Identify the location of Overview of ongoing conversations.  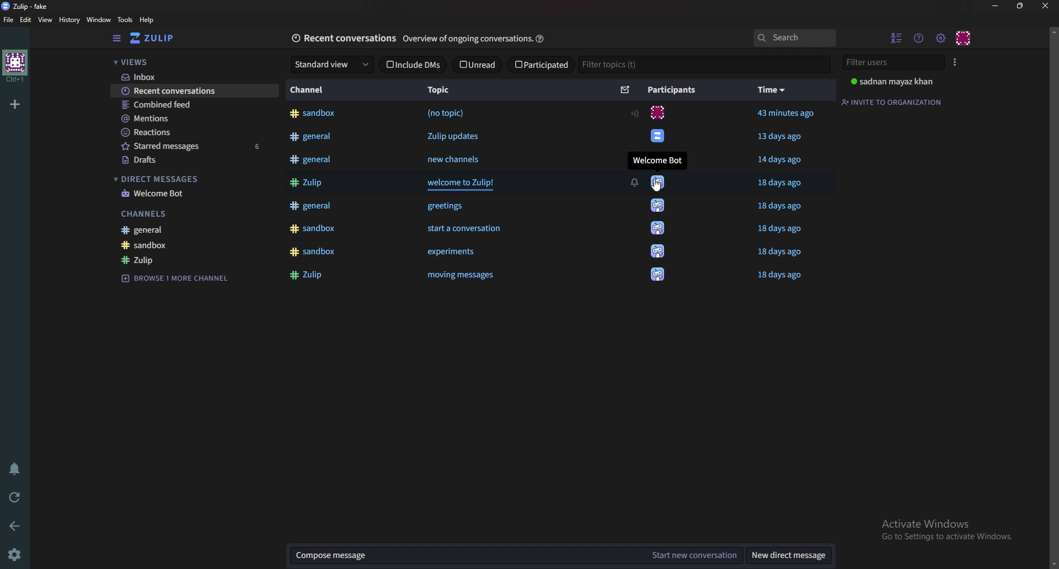
(468, 40).